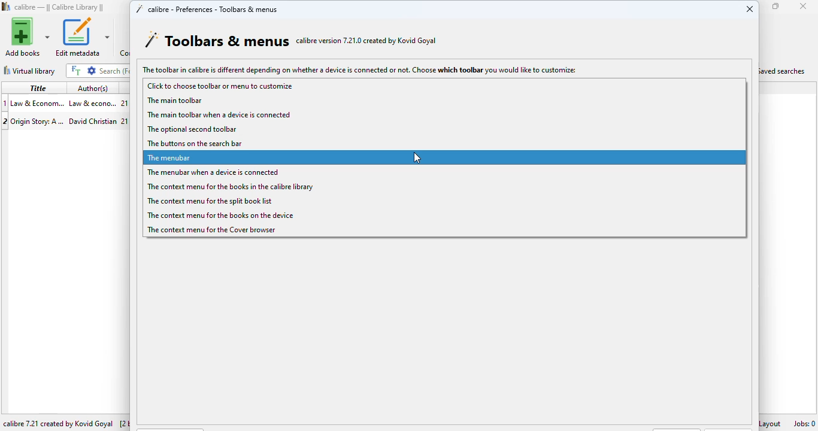  What do you see at coordinates (38, 87) in the screenshot?
I see `title` at bounding box center [38, 87].